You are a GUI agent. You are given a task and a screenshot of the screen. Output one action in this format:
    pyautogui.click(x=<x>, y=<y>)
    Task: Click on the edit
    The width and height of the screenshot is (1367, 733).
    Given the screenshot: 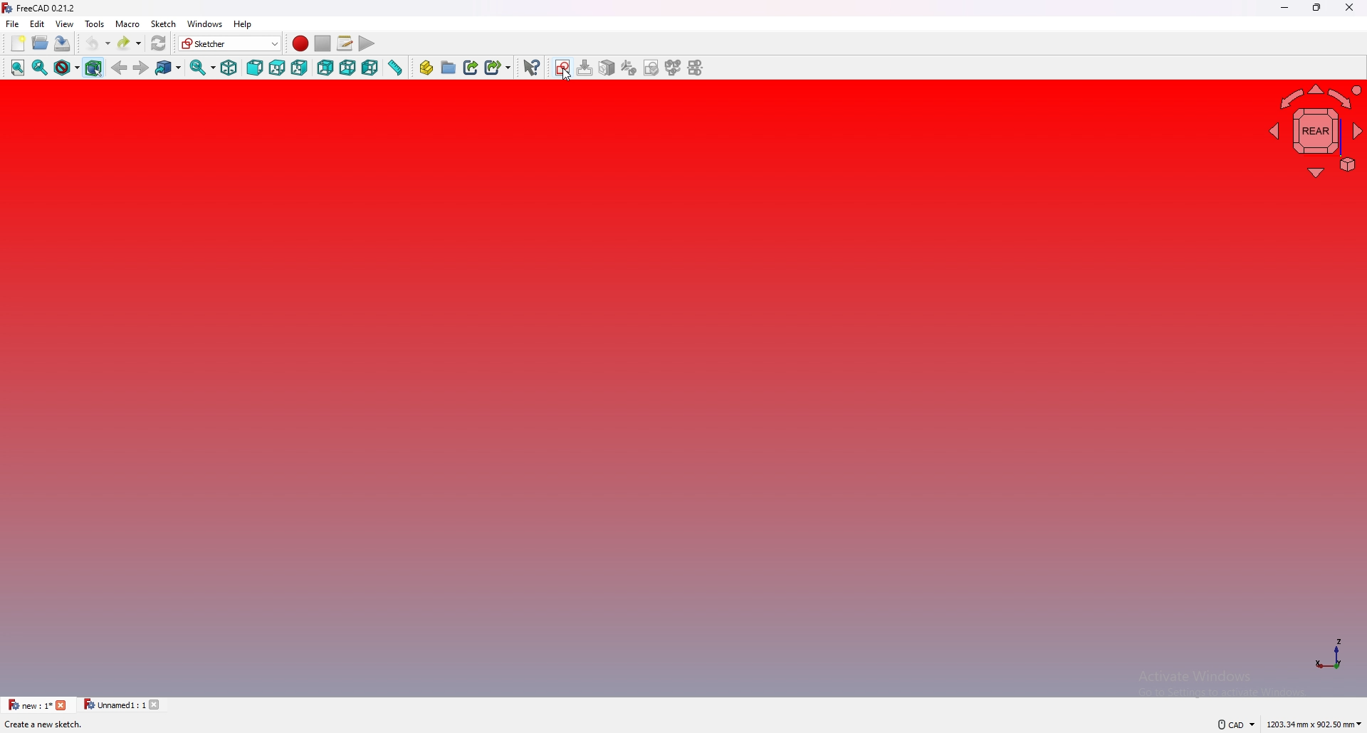 What is the action you would take?
    pyautogui.click(x=40, y=23)
    